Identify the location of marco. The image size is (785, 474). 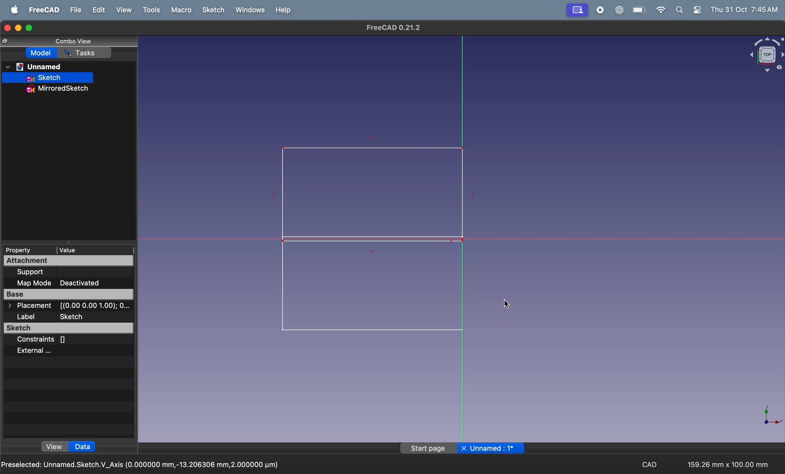
(179, 11).